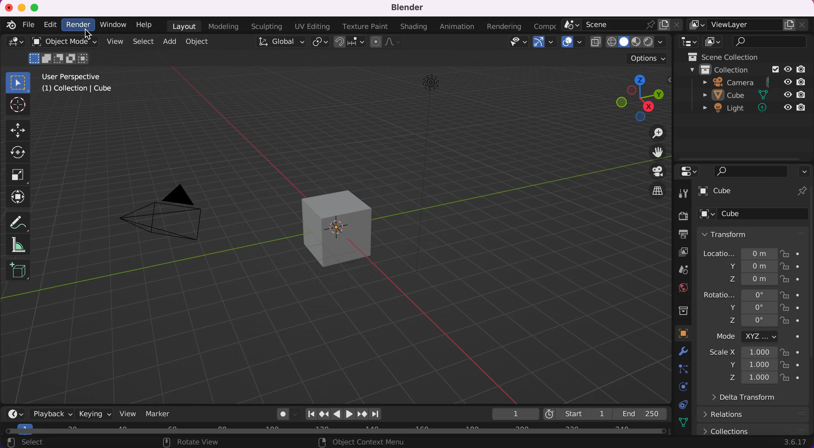 This screenshot has height=448, width=814. What do you see at coordinates (512, 413) in the screenshot?
I see `1` at bounding box center [512, 413].